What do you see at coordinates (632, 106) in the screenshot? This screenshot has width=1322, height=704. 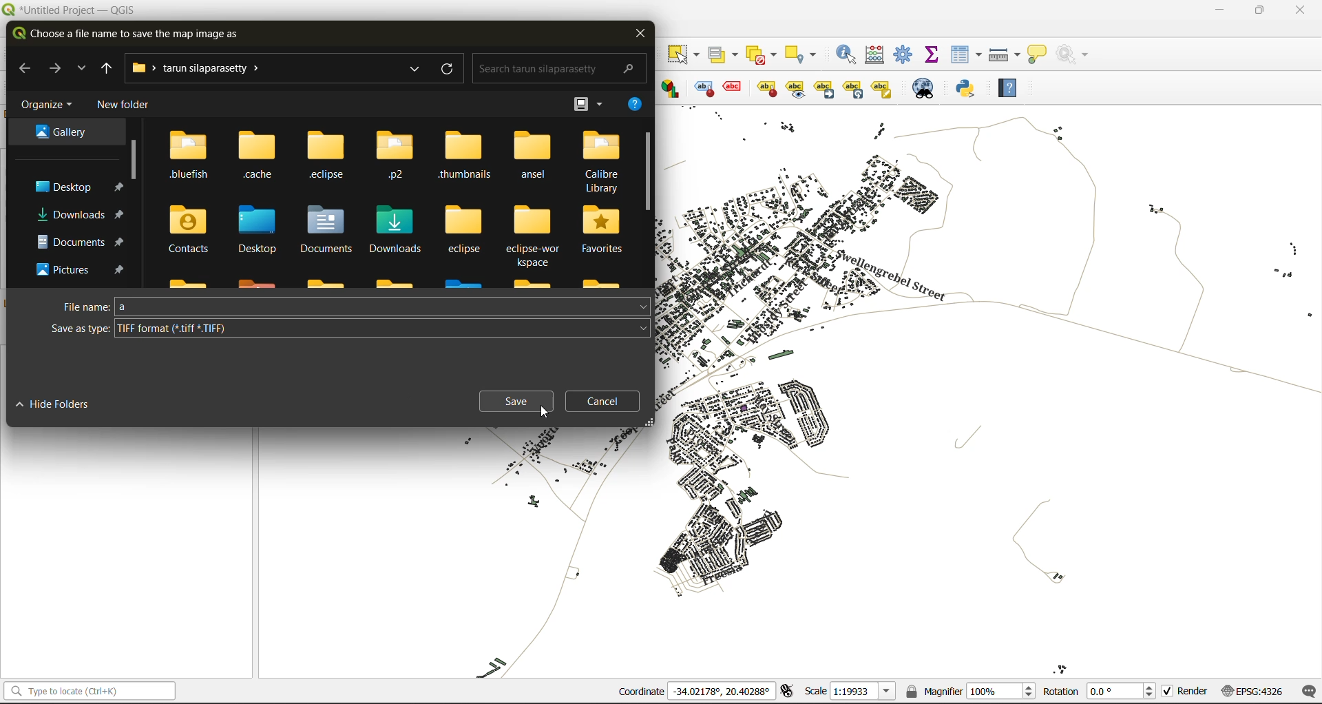 I see `help` at bounding box center [632, 106].